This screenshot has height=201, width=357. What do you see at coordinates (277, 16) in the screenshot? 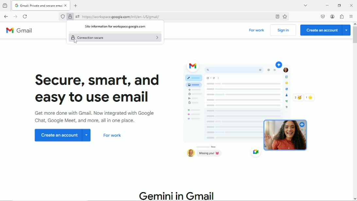
I see `Toggle reader view` at bounding box center [277, 16].